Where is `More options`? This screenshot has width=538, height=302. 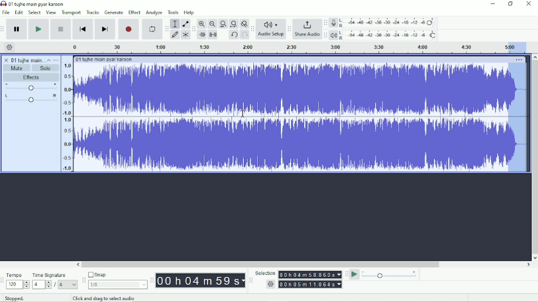 More options is located at coordinates (519, 60).